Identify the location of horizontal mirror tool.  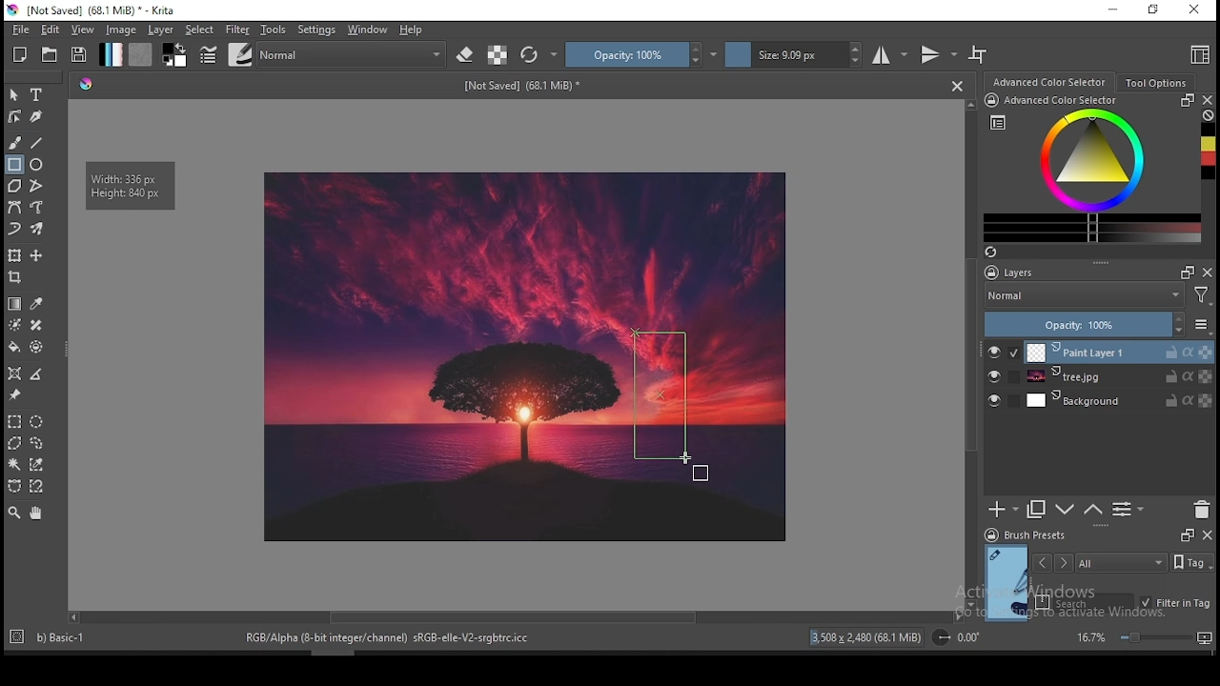
(891, 54).